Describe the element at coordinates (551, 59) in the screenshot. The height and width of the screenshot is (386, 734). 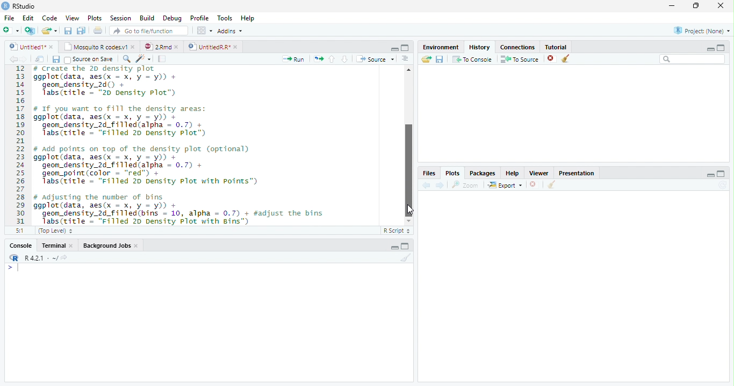
I see `close` at that location.